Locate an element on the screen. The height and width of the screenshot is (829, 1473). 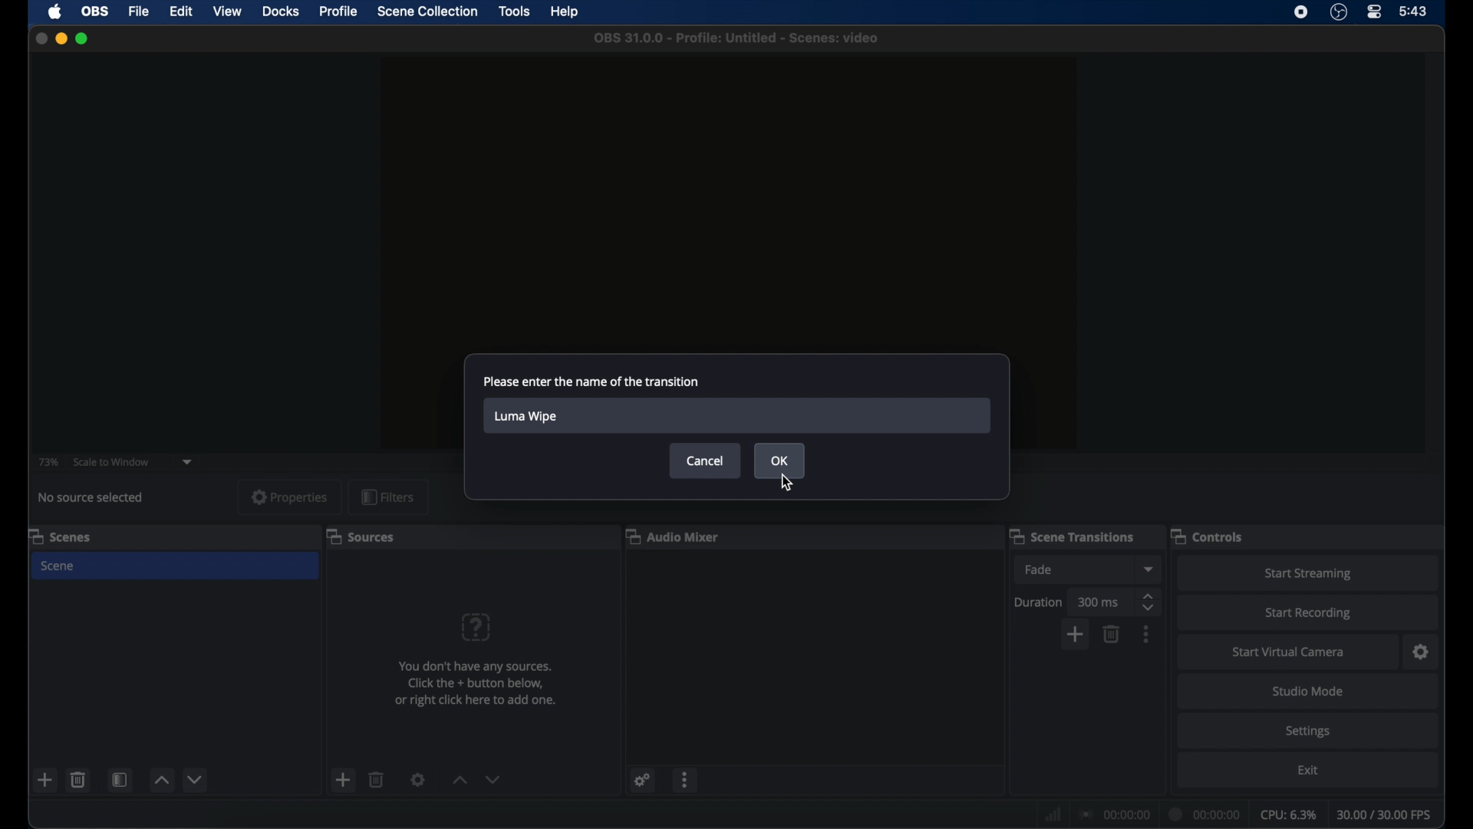
add is located at coordinates (45, 779).